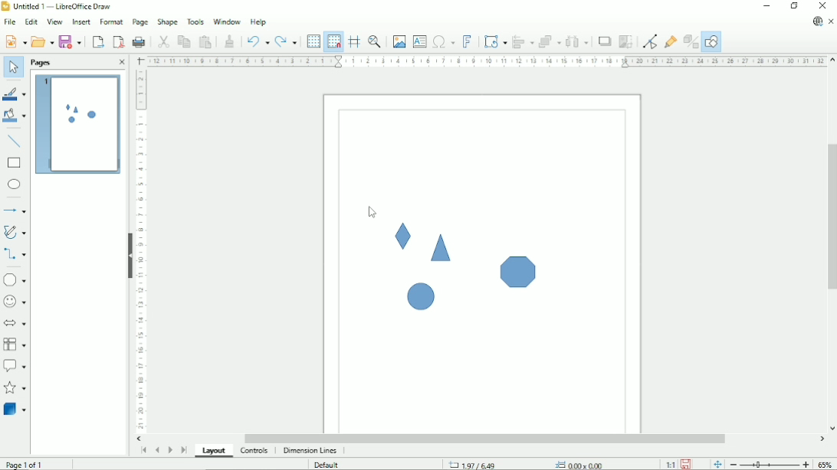  I want to click on Shape, so click(402, 237).